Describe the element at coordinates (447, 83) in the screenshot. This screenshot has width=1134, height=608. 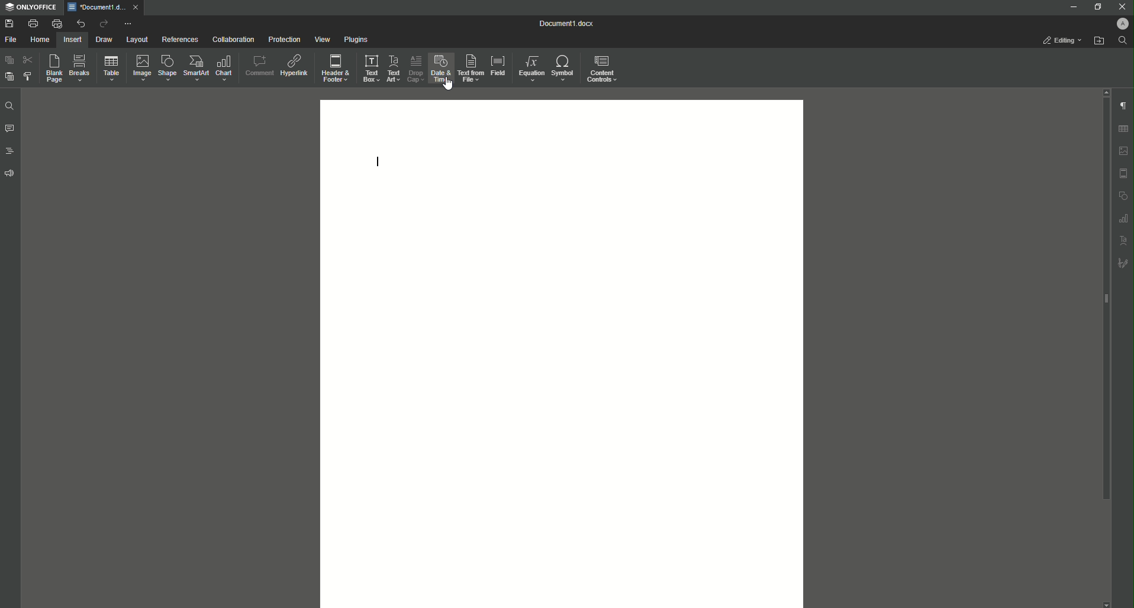
I see `cursor` at that location.